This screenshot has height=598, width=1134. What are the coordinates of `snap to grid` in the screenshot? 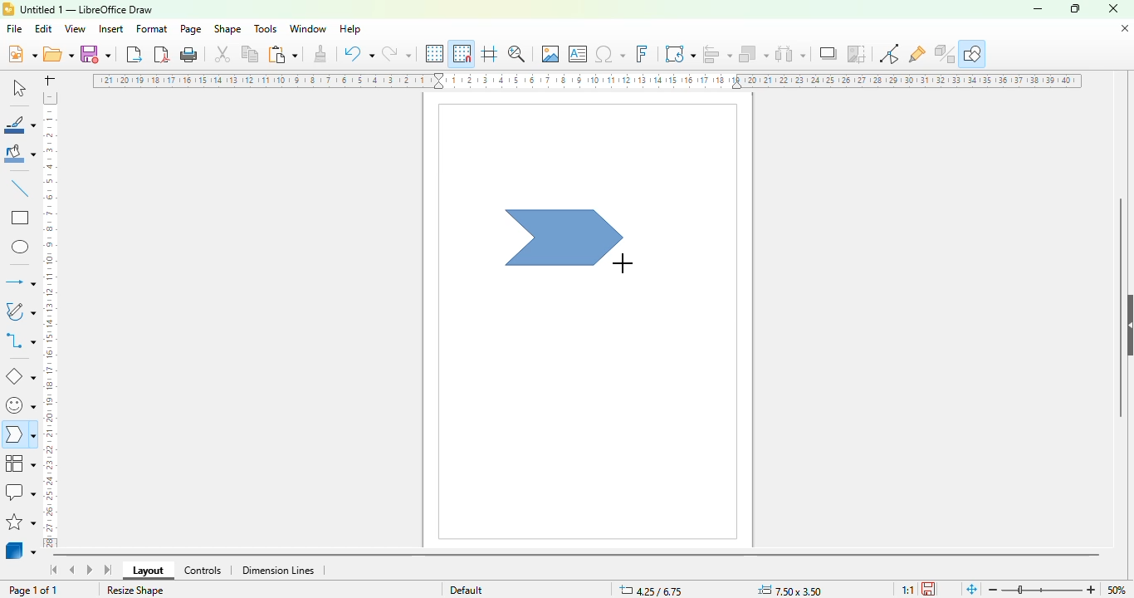 It's located at (462, 53).